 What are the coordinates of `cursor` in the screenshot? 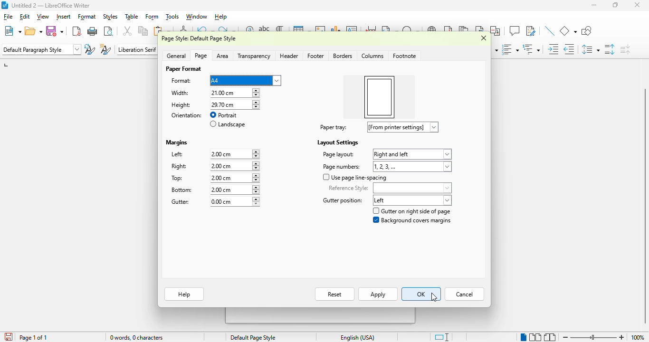 It's located at (434, 296).